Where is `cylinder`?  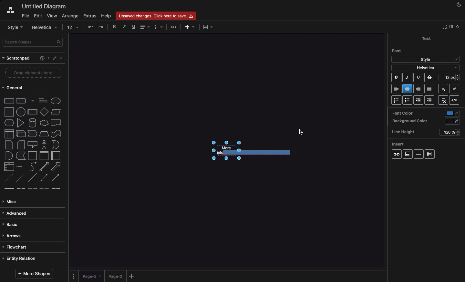
cylinder is located at coordinates (33, 123).